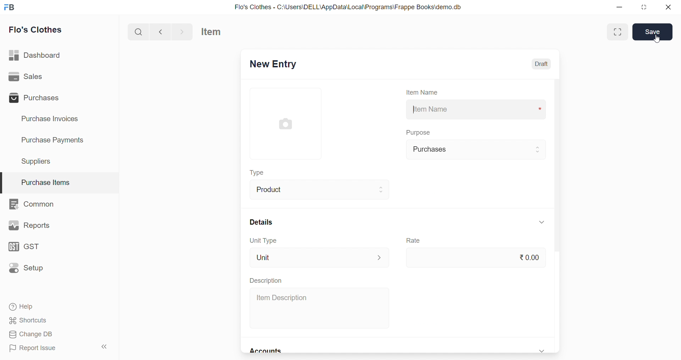 The width and height of the screenshot is (681, 360). I want to click on New Entry, so click(278, 65).